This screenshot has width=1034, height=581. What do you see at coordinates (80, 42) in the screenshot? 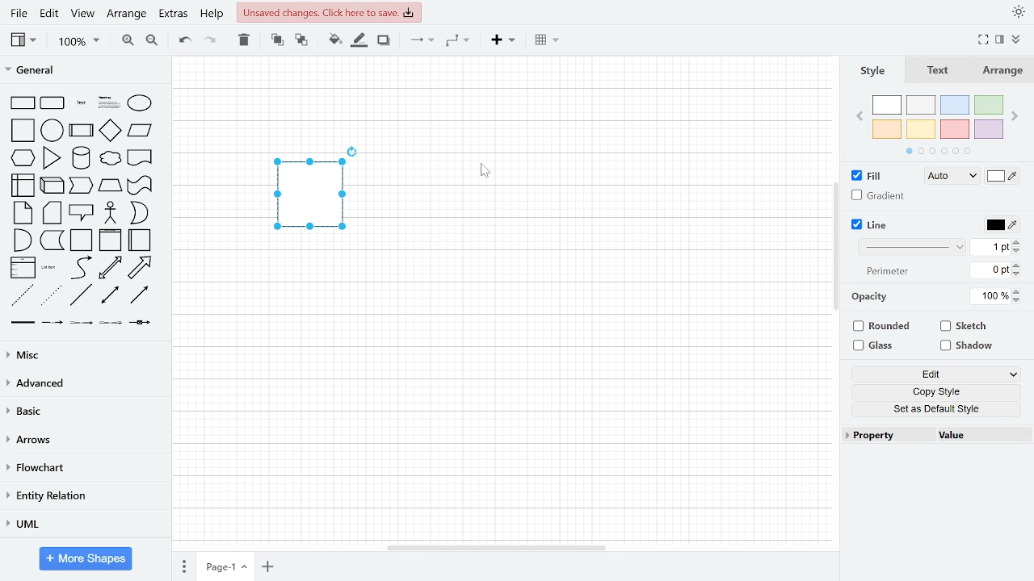
I see `zoom` at bounding box center [80, 42].